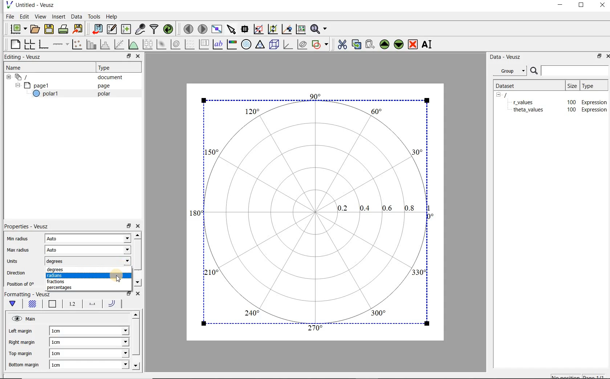 This screenshot has width=610, height=379. Describe the element at coordinates (572, 85) in the screenshot. I see `size` at that location.